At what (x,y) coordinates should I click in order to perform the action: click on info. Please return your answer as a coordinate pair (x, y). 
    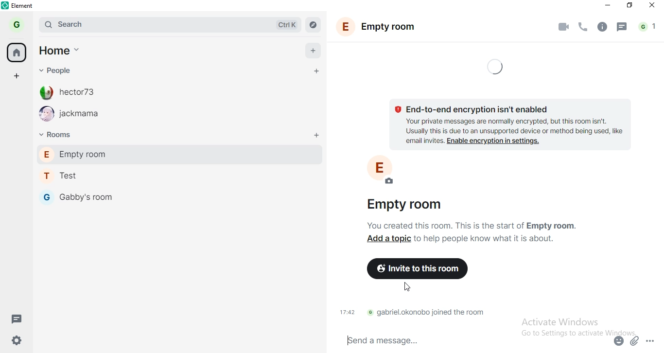
    Looking at the image, I should click on (602, 27).